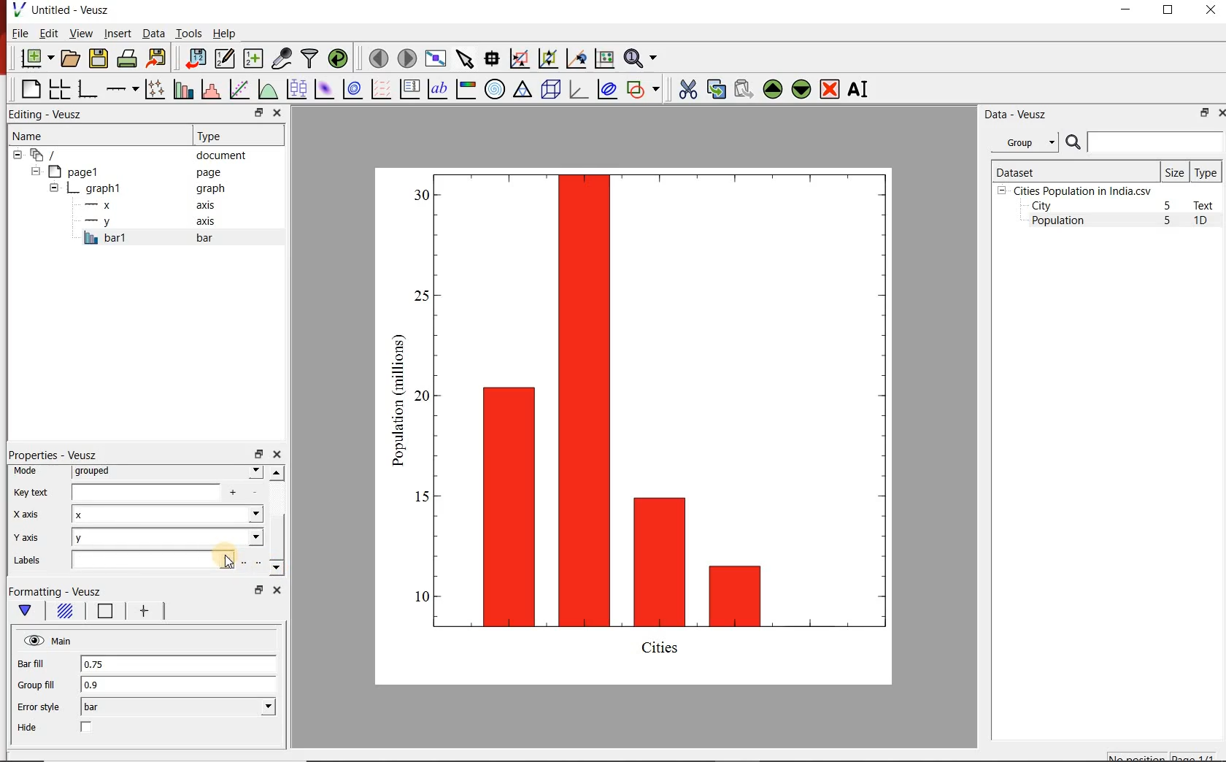 The image size is (1226, 762). What do you see at coordinates (267, 89) in the screenshot?
I see `plot a function` at bounding box center [267, 89].